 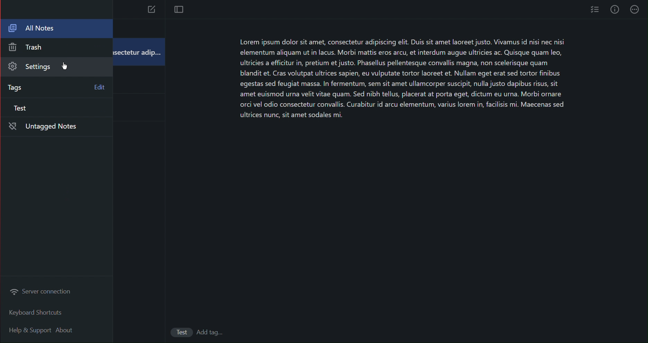 I want to click on Untagged Notes, so click(x=45, y=128).